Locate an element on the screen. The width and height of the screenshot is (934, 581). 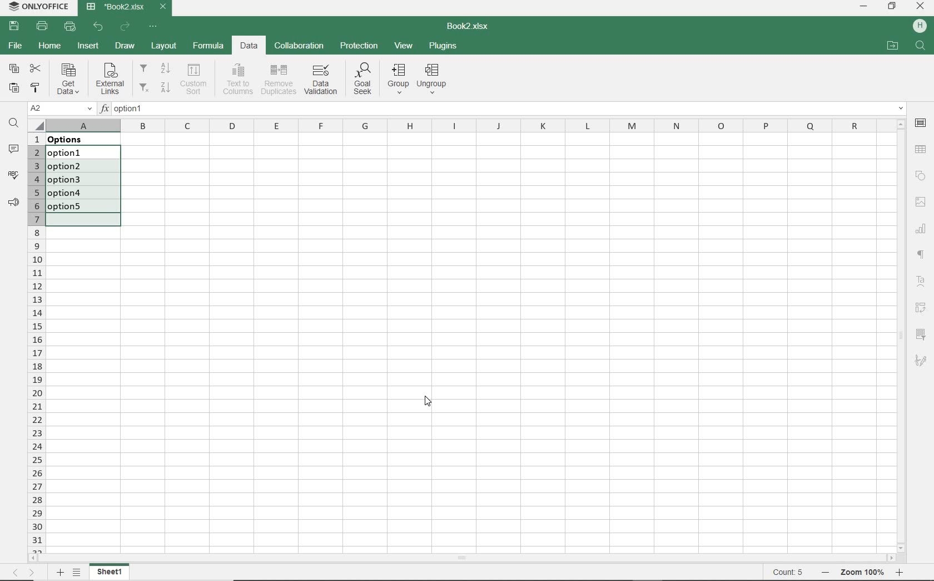
HP is located at coordinates (921, 27).